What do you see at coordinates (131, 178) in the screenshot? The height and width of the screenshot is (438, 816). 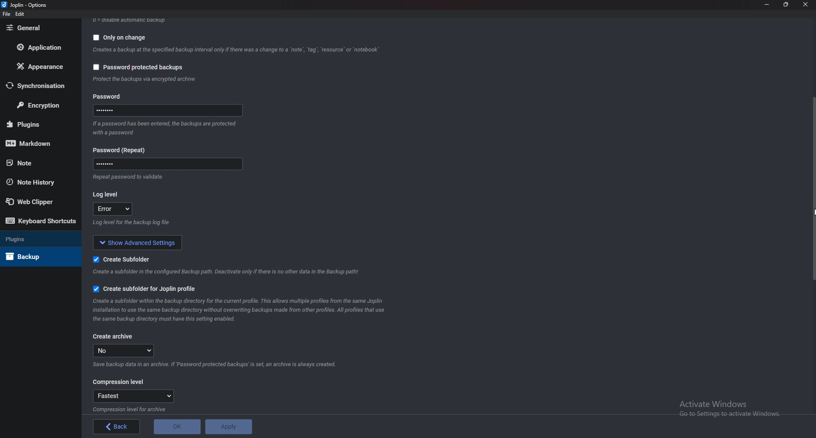 I see `Info on password` at bounding box center [131, 178].